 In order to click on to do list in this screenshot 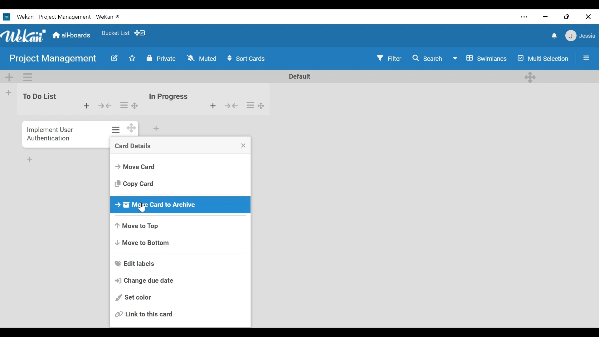, I will do `click(40, 100)`.